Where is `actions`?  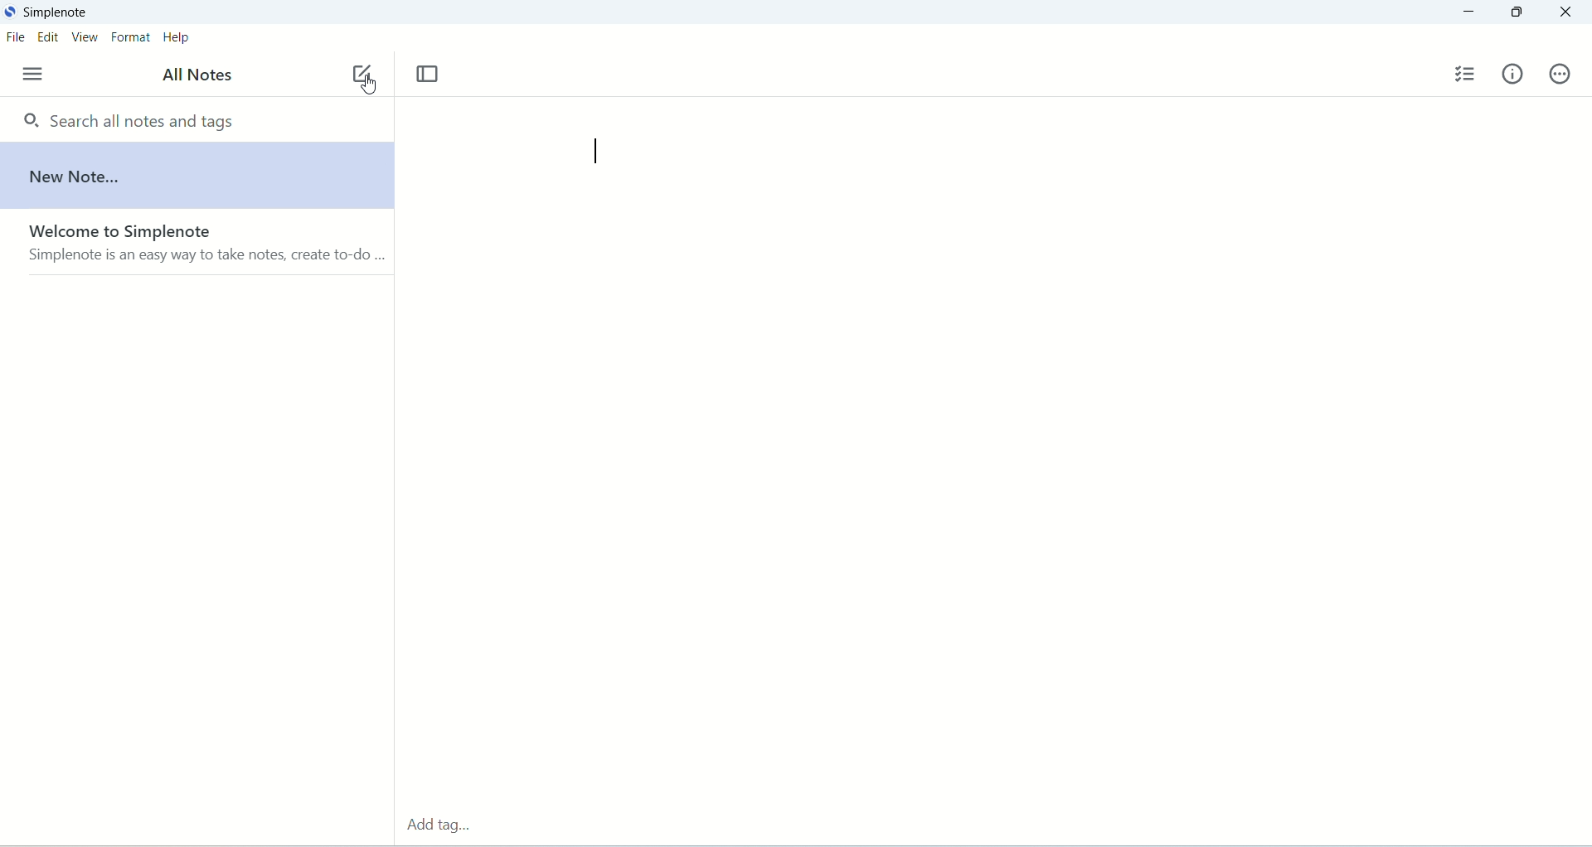 actions is located at coordinates (1563, 77).